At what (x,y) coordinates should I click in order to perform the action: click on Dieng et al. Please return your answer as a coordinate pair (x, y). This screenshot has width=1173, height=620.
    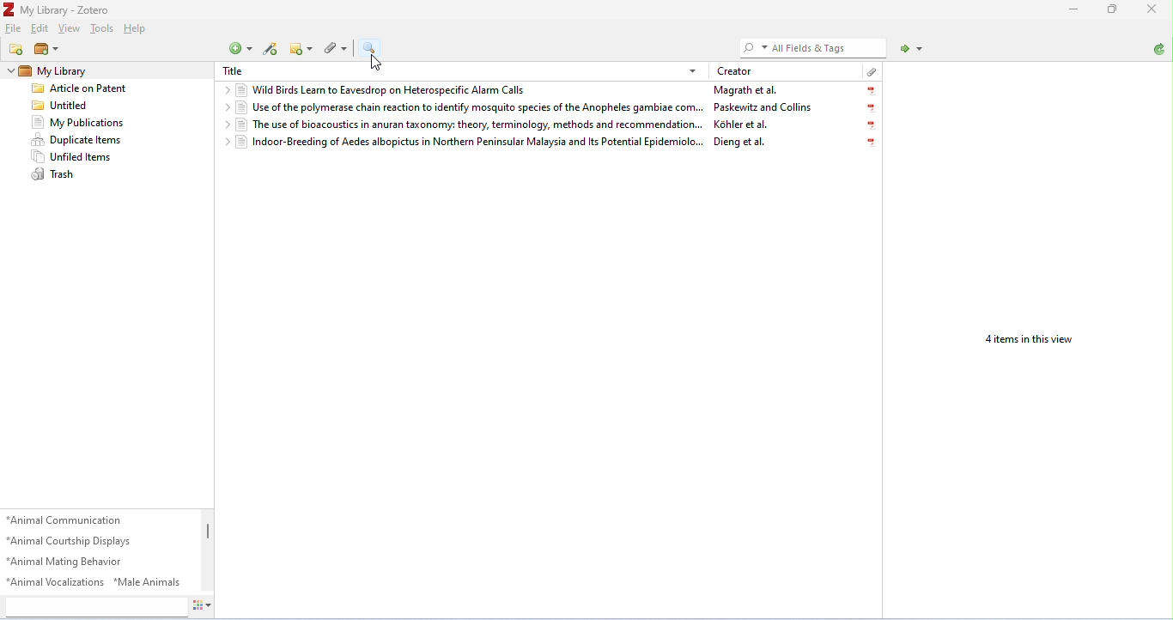
    Looking at the image, I should click on (738, 142).